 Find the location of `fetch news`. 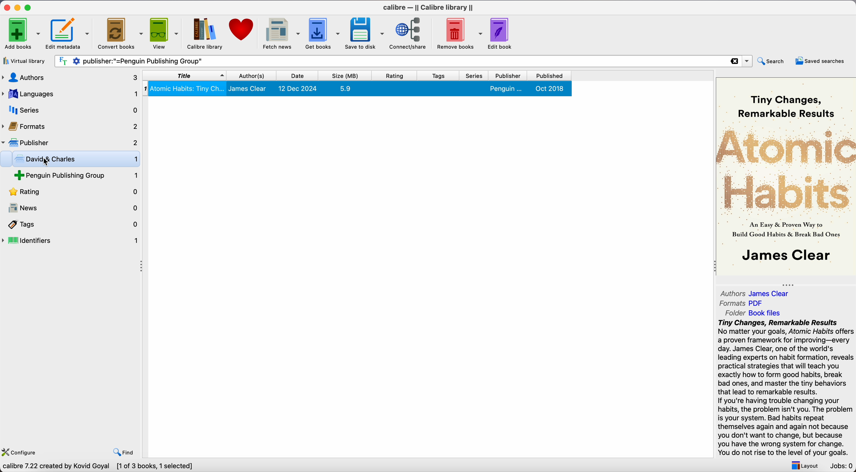

fetch news is located at coordinates (281, 34).